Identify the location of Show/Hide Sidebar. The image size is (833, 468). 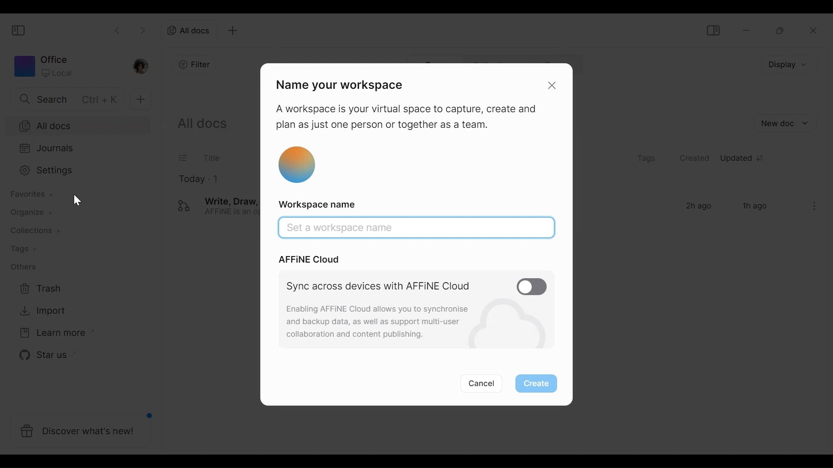
(19, 29).